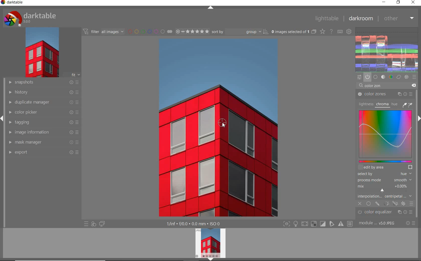 The height and width of the screenshot is (261, 421). Describe the element at coordinates (399, 18) in the screenshot. I see `other` at that location.